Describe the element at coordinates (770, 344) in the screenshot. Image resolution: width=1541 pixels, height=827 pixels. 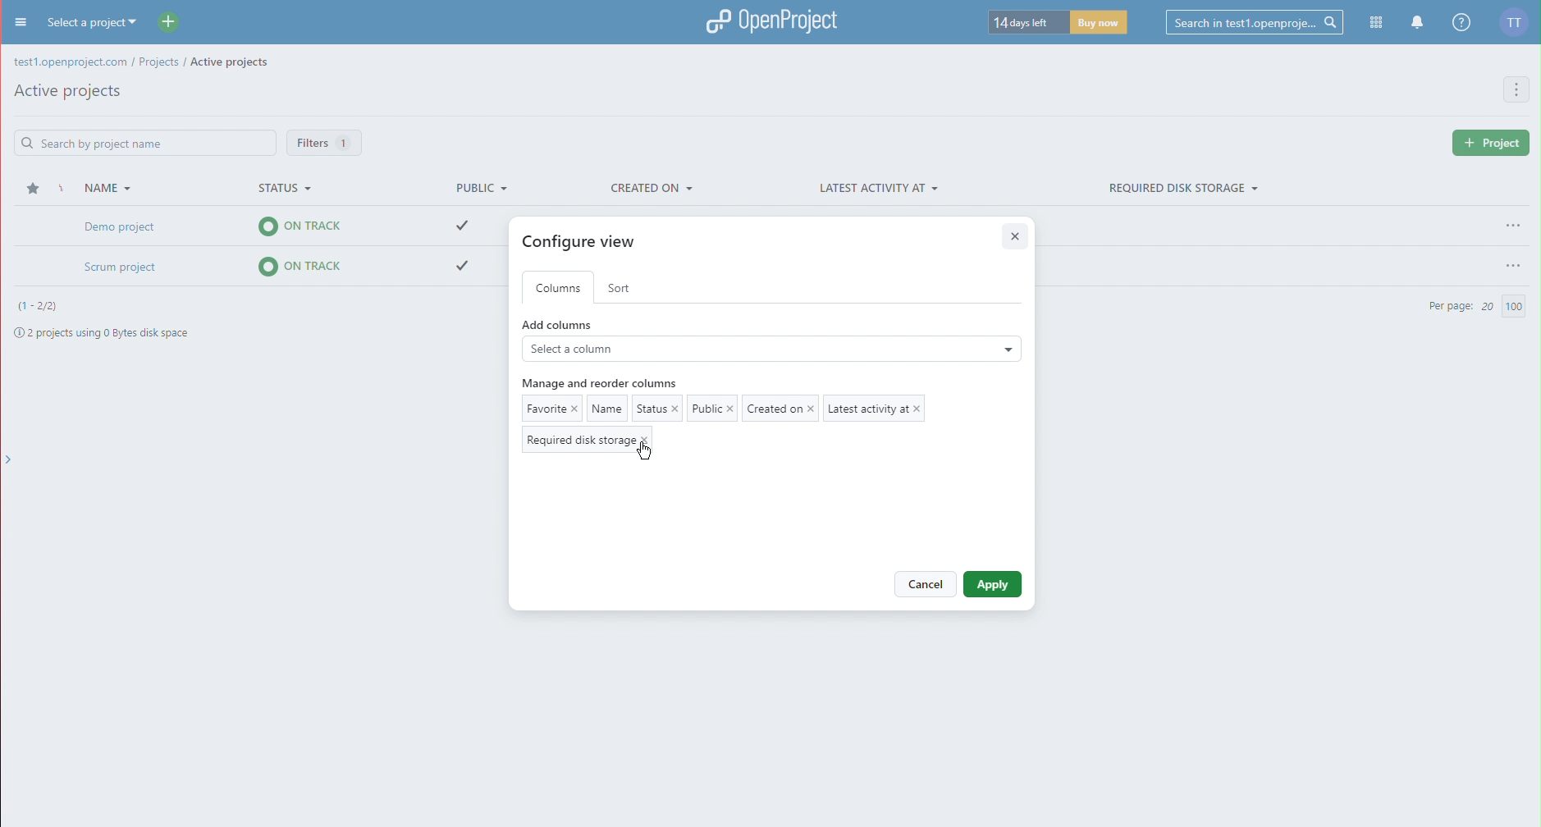
I see `Add Columns` at that location.